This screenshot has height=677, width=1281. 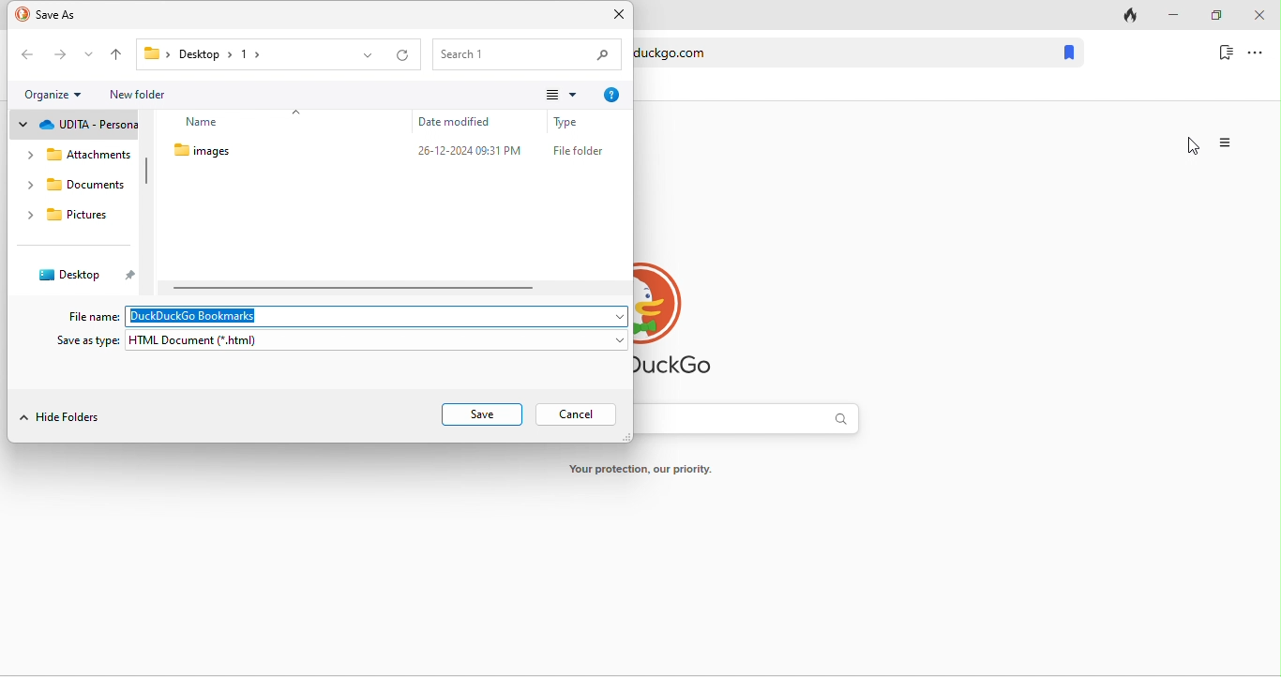 What do you see at coordinates (404, 56) in the screenshot?
I see `refresh` at bounding box center [404, 56].